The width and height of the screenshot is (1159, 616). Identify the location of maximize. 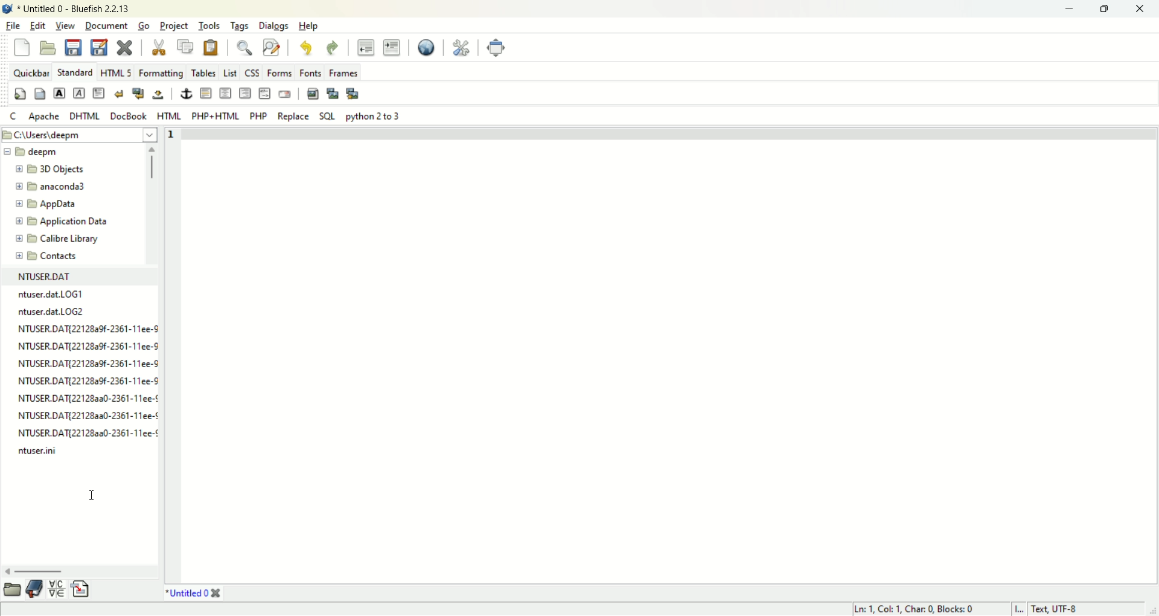
(1110, 9).